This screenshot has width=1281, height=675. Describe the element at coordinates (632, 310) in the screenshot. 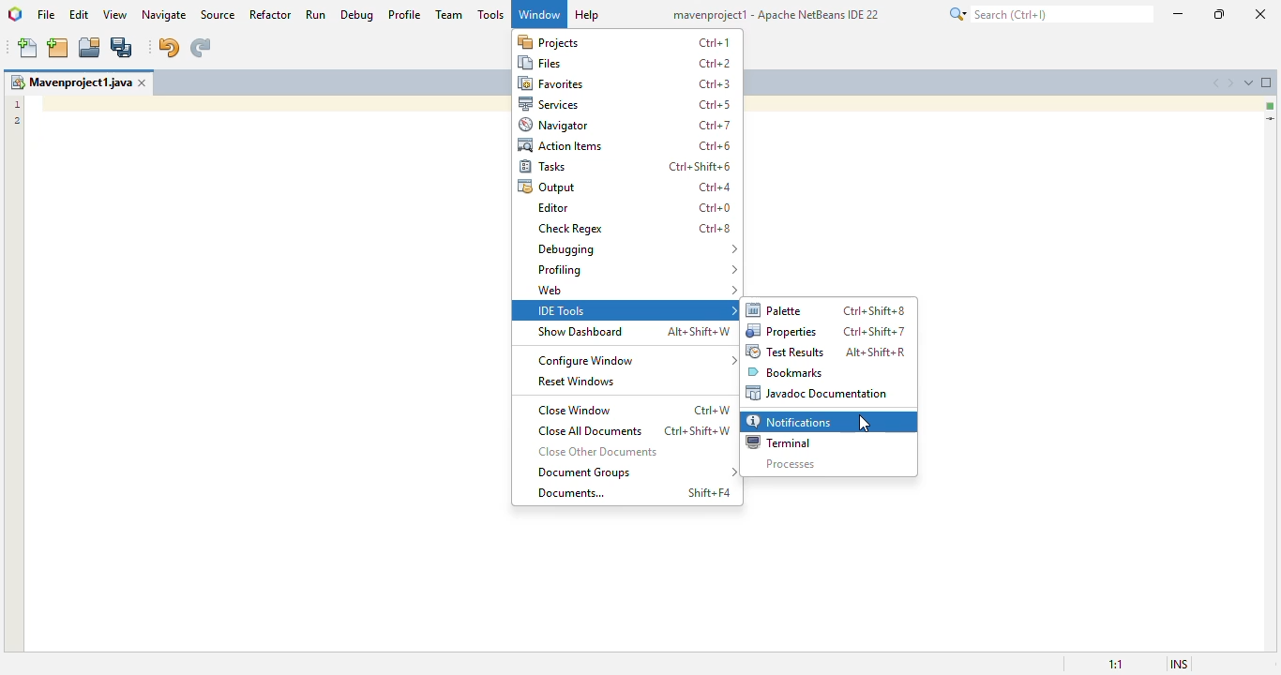

I see `IDE tools` at that location.